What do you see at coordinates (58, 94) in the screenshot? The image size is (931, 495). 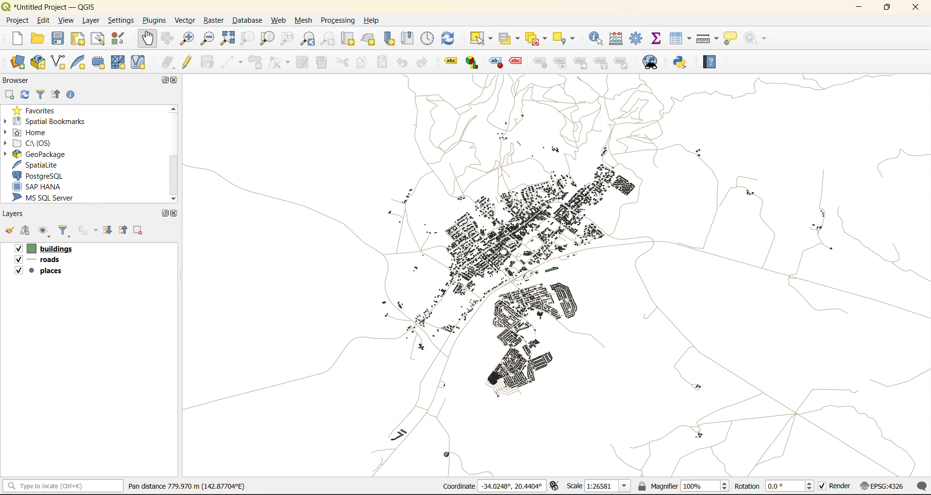 I see `collapse all` at bounding box center [58, 94].